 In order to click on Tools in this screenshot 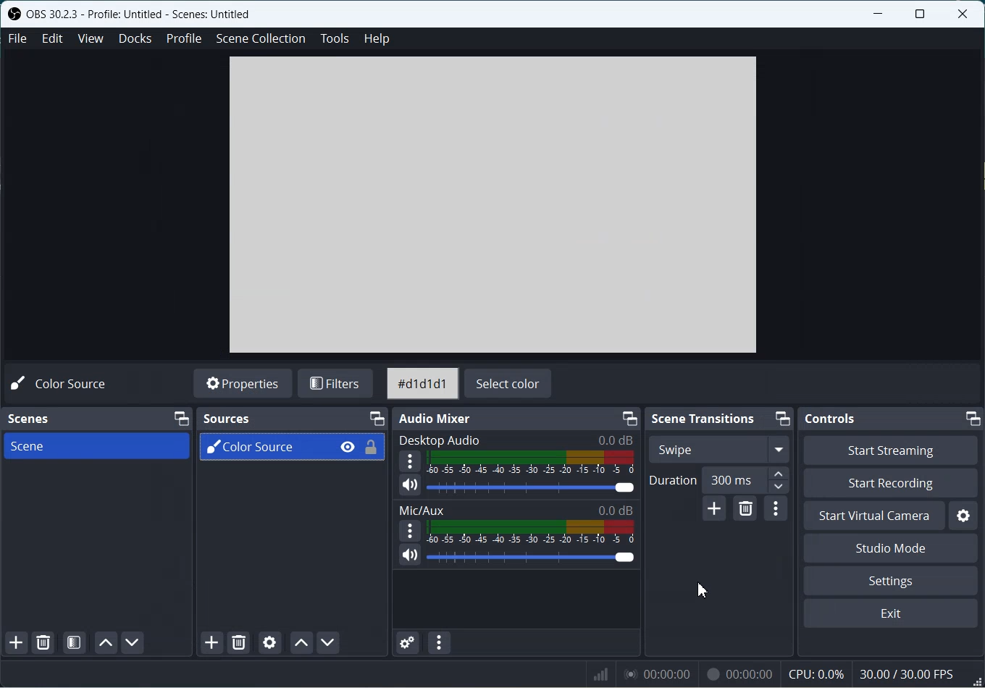, I will do `click(335, 38)`.